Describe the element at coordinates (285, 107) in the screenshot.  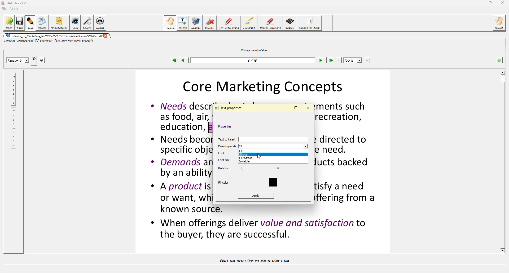
I see `minimize` at that location.